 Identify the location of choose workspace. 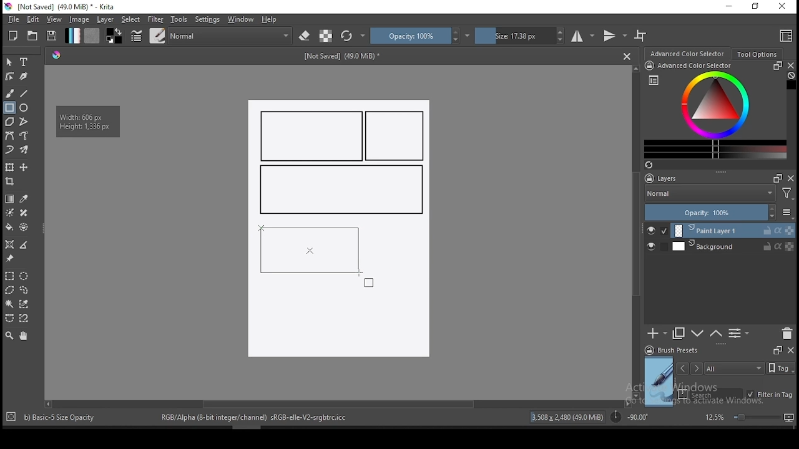
(785, 36).